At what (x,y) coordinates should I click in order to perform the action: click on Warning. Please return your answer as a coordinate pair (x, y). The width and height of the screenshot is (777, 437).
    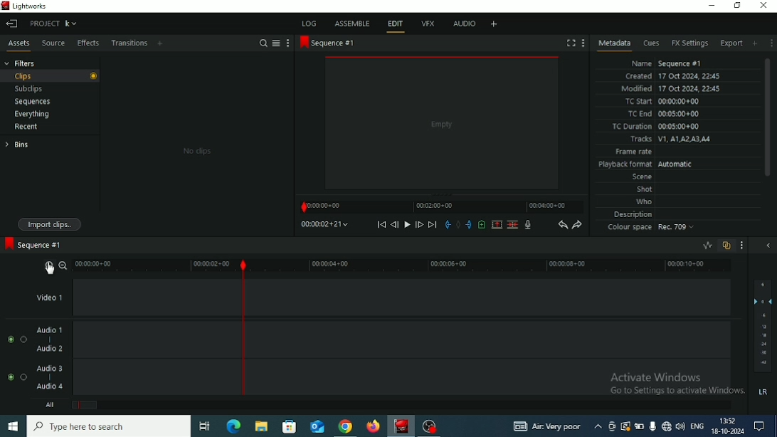
    Looking at the image, I should click on (625, 426).